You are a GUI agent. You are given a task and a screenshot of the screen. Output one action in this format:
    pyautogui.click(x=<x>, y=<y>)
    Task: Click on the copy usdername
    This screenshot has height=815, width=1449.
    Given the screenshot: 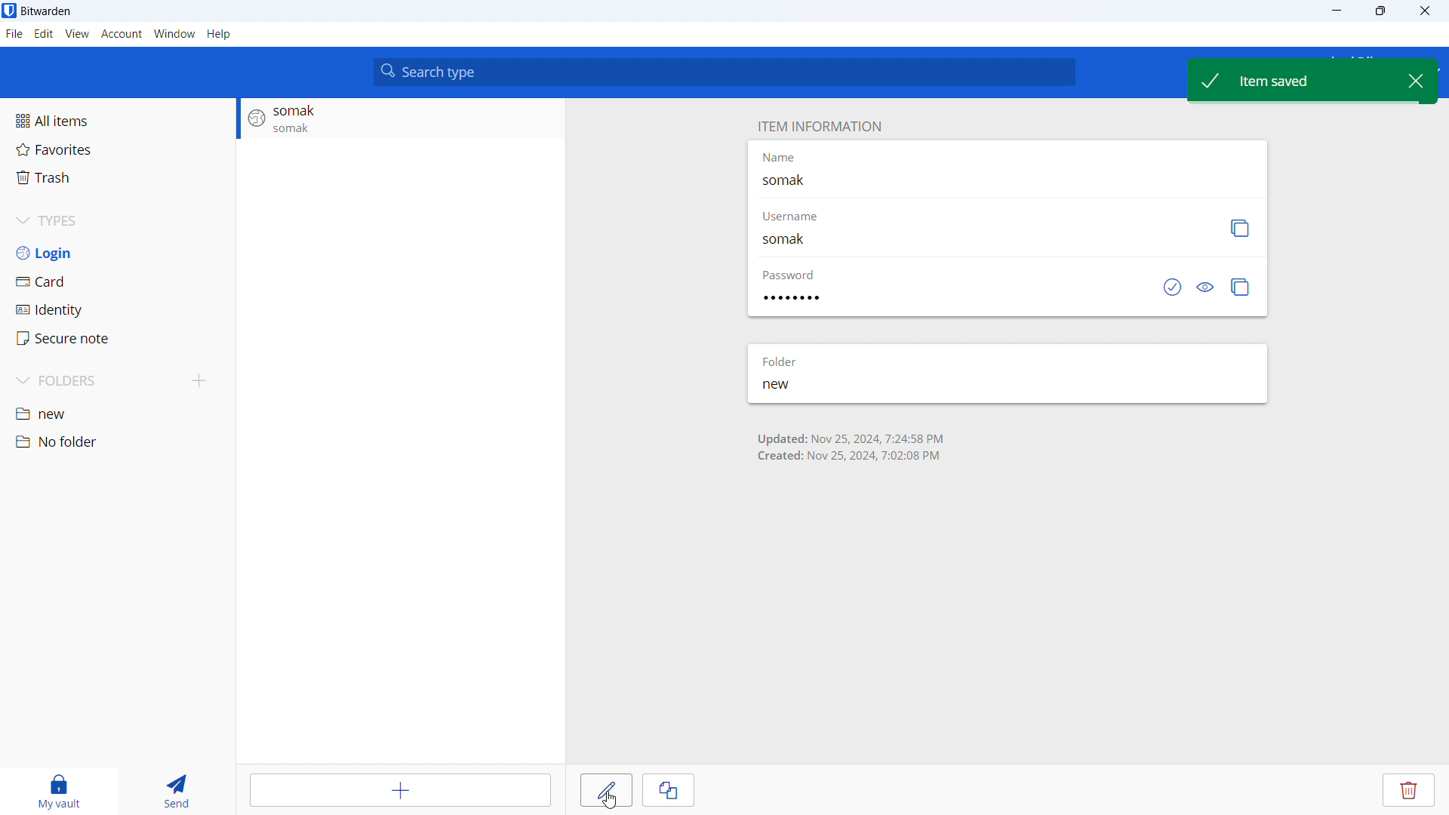 What is the action you would take?
    pyautogui.click(x=1238, y=228)
    